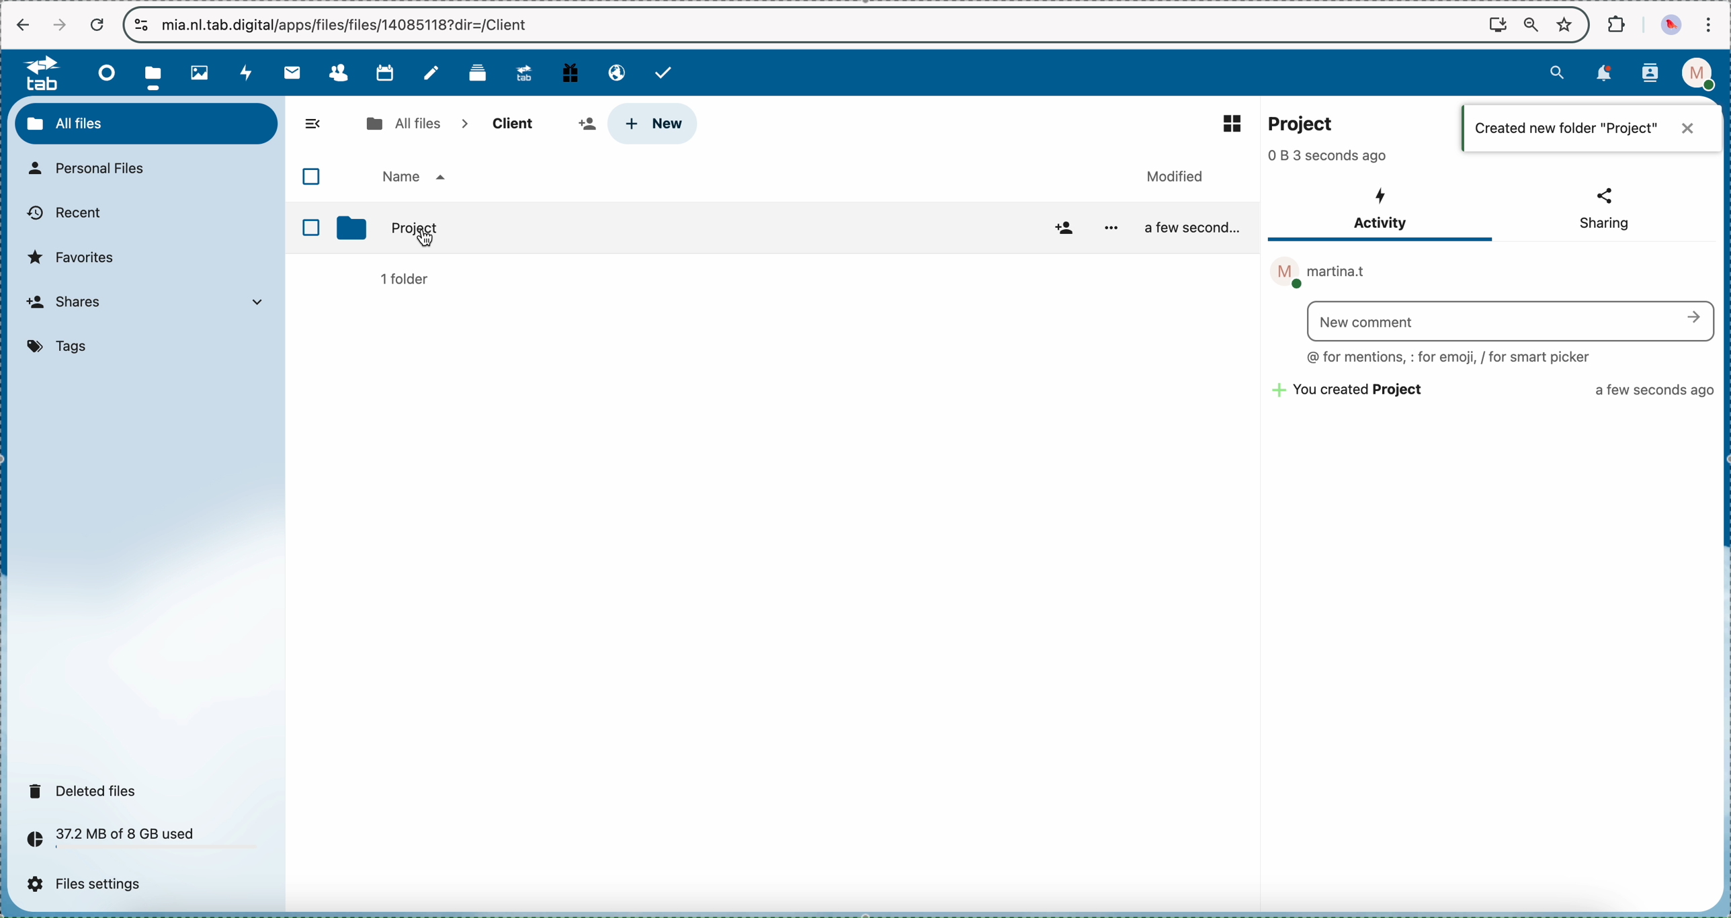 Image resolution: width=1731 pixels, height=918 pixels. Describe the element at coordinates (586, 123) in the screenshot. I see `share` at that location.